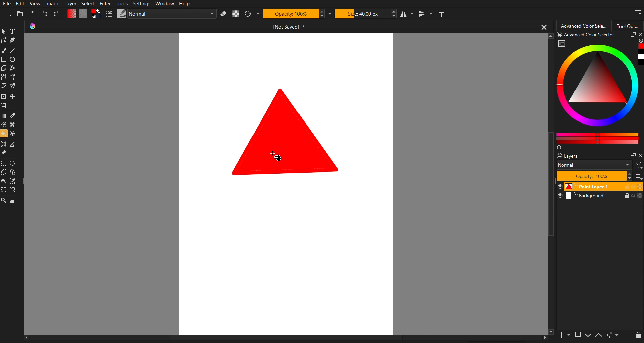 Image resolution: width=644 pixels, height=343 pixels. Describe the element at coordinates (248, 14) in the screenshot. I see `Refresh` at that location.